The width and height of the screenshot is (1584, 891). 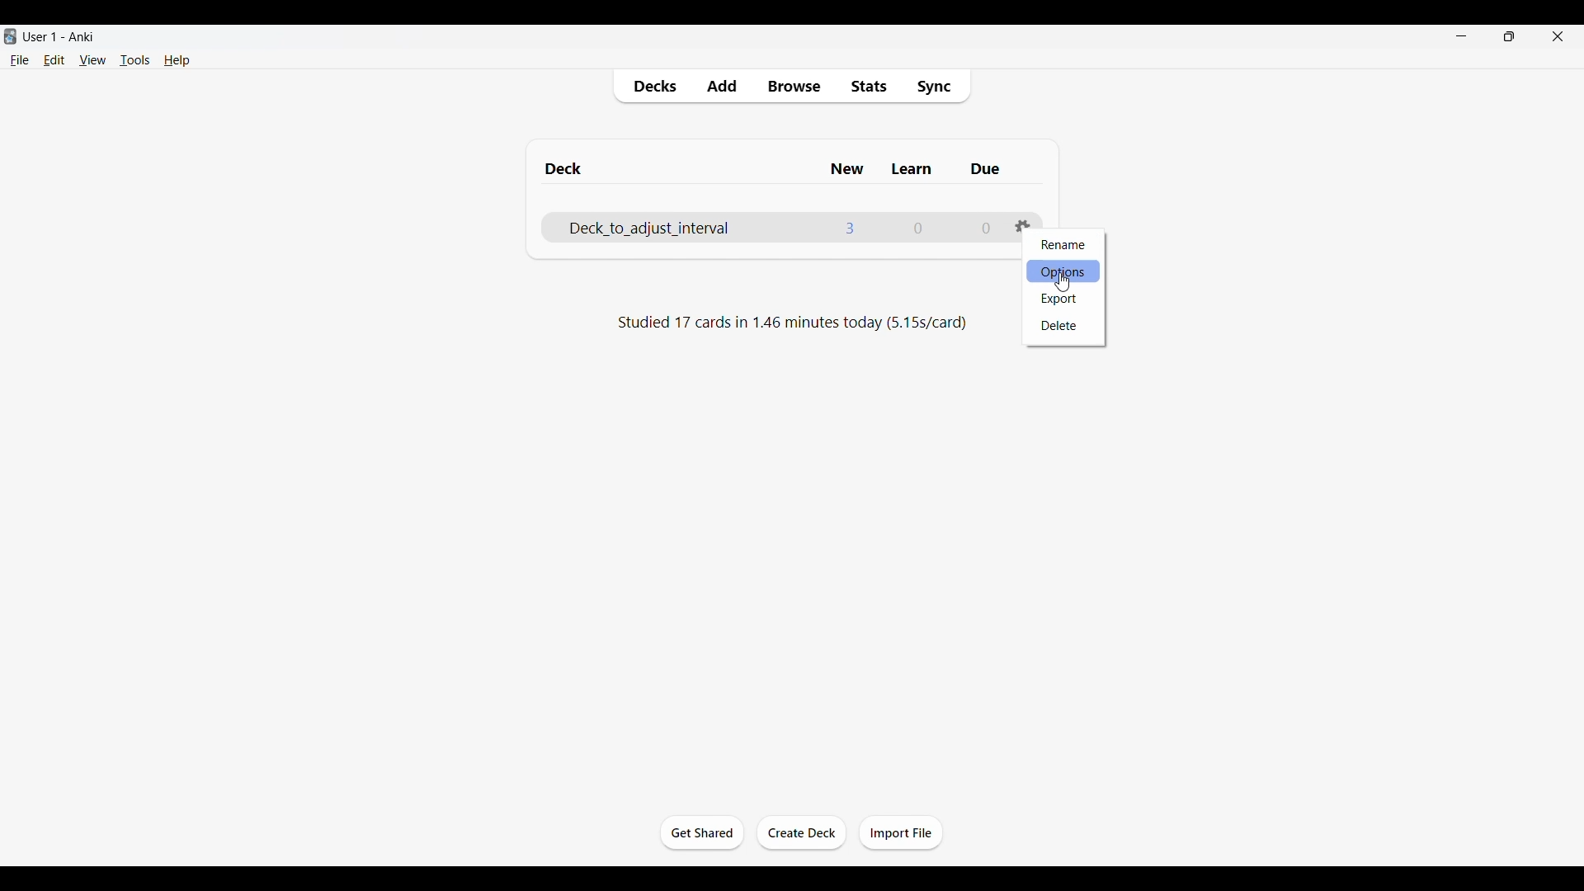 I want to click on Deck name, so click(x=689, y=229).